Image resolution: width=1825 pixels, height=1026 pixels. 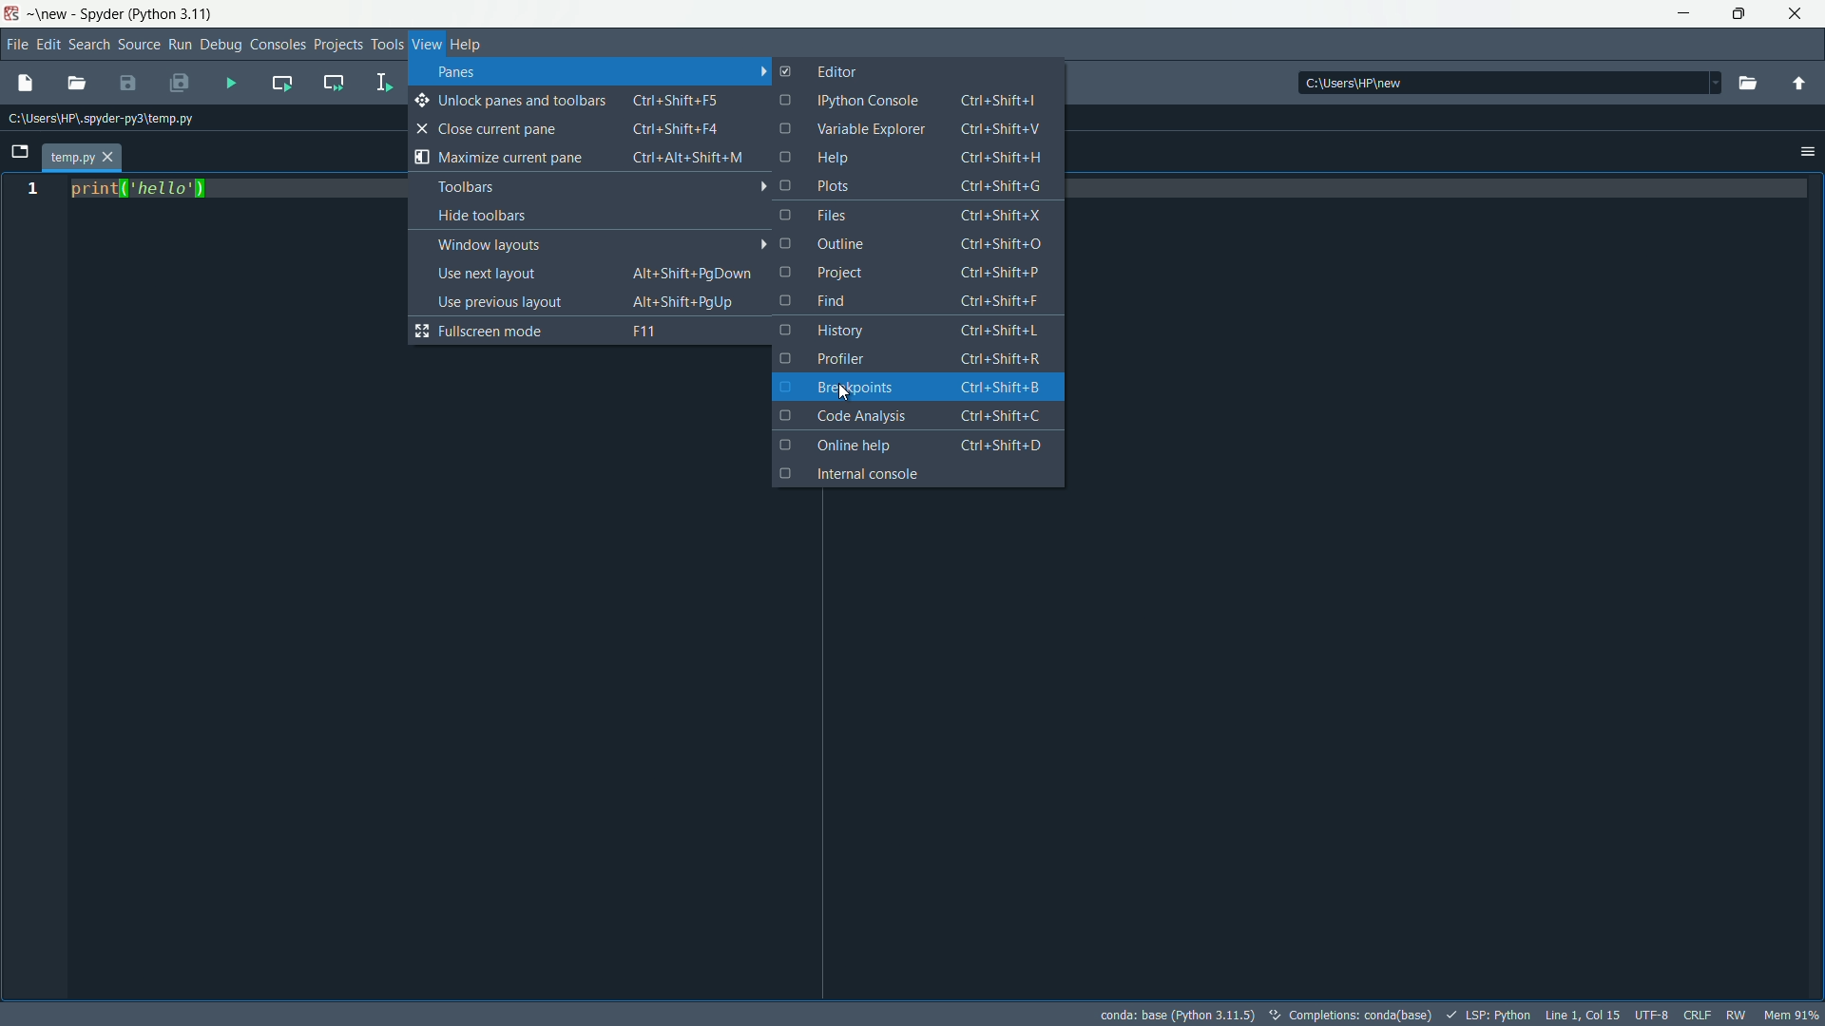 What do you see at coordinates (48, 46) in the screenshot?
I see `edit menu` at bounding box center [48, 46].